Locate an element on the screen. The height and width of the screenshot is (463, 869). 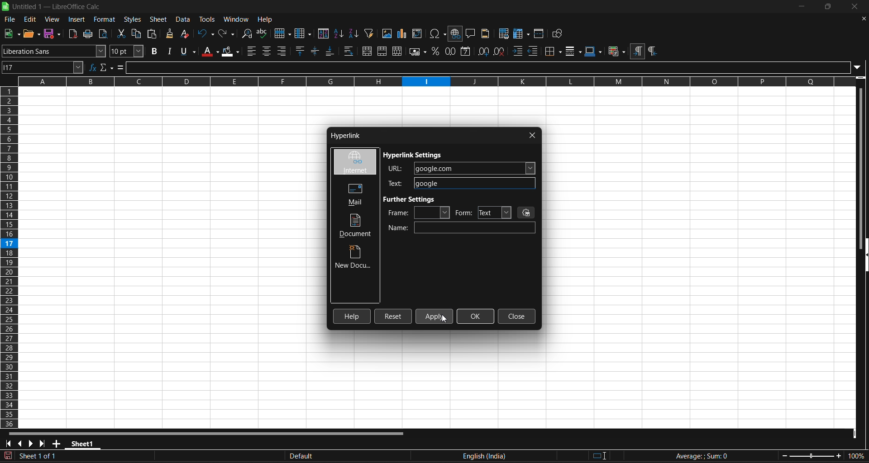
new document is located at coordinates (354, 258).